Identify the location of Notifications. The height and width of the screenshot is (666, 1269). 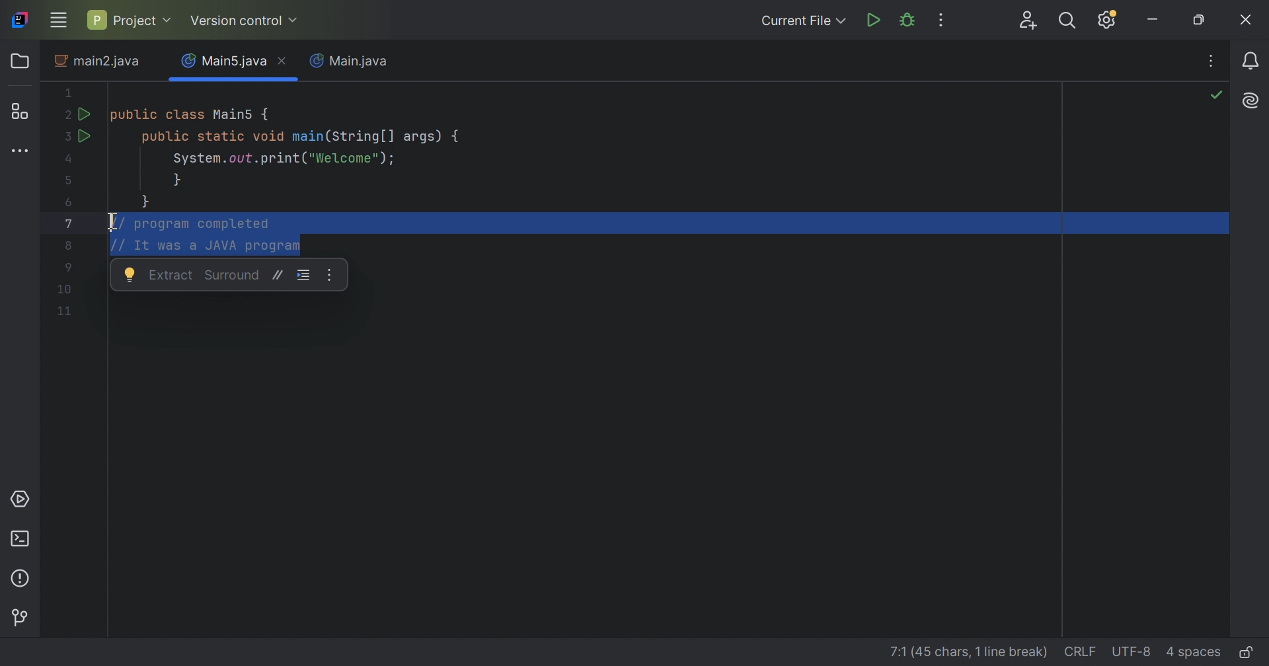
(1249, 59).